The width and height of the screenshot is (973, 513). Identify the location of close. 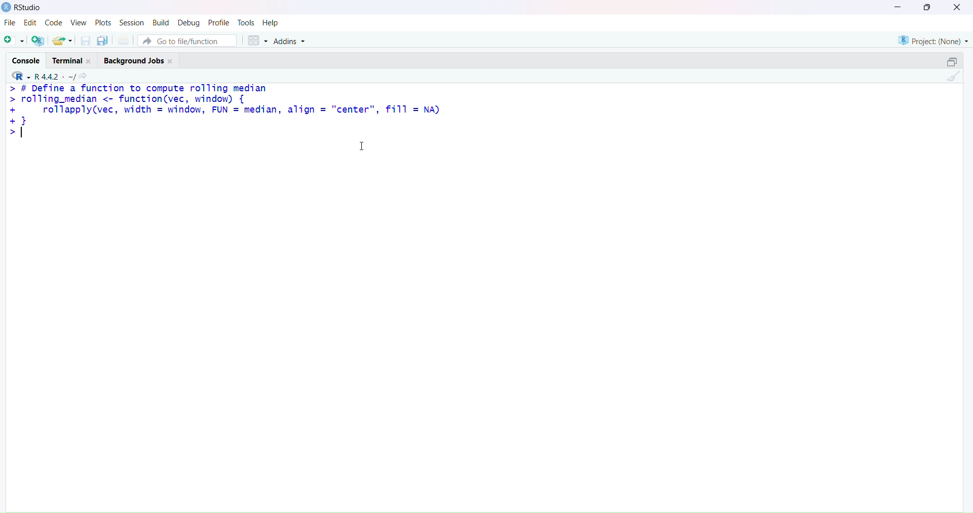
(957, 7).